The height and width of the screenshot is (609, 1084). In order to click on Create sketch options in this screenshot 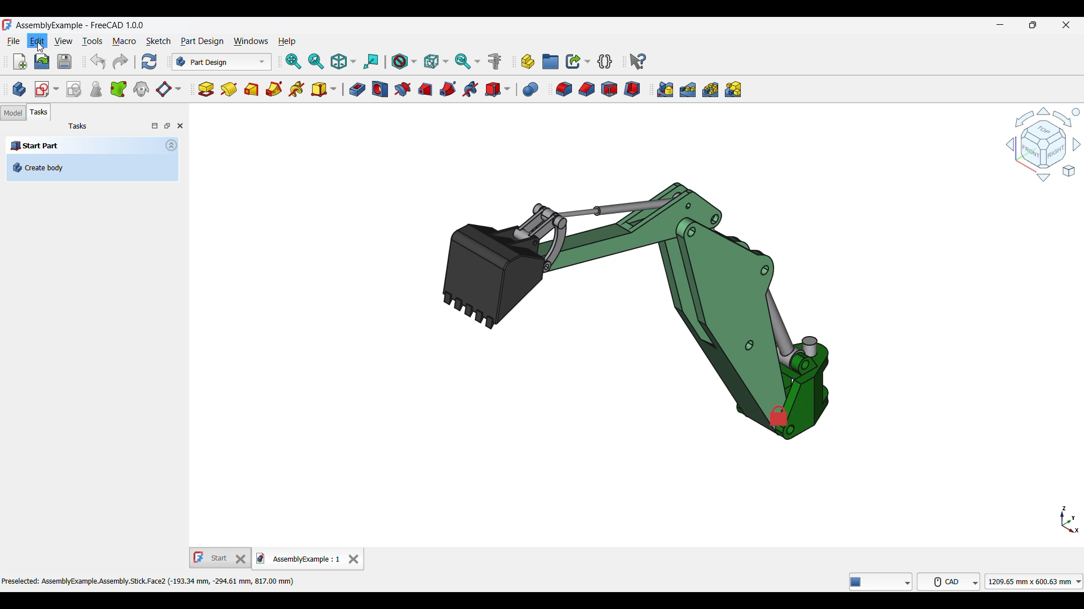, I will do `click(47, 90)`.